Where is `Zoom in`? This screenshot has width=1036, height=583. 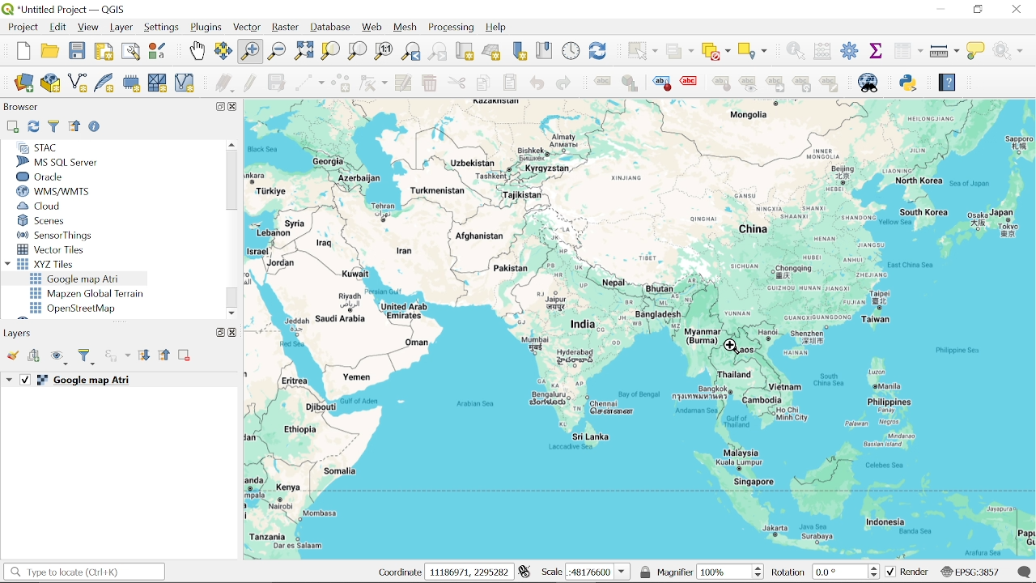
Zoom in is located at coordinates (249, 52).